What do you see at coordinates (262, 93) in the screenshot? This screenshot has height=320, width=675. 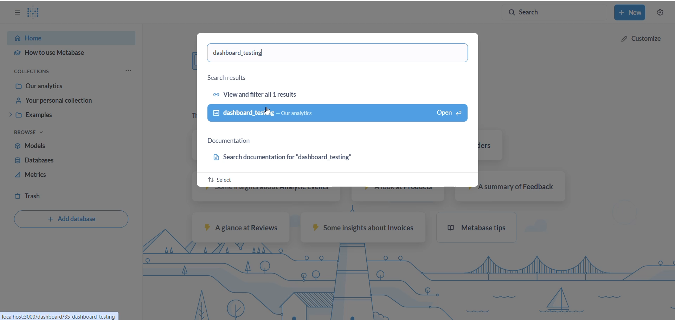 I see `view and filter 1 results` at bounding box center [262, 93].